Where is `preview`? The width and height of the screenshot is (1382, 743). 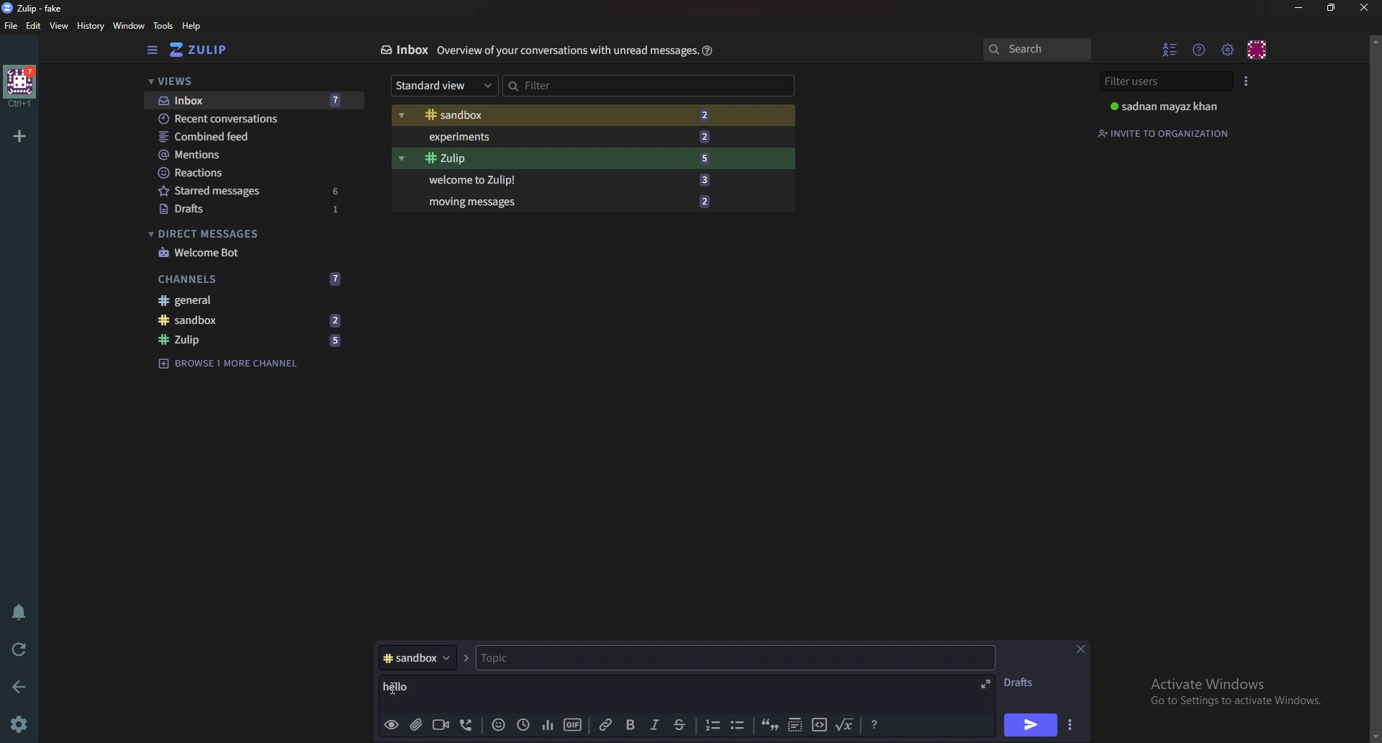
preview is located at coordinates (392, 726).